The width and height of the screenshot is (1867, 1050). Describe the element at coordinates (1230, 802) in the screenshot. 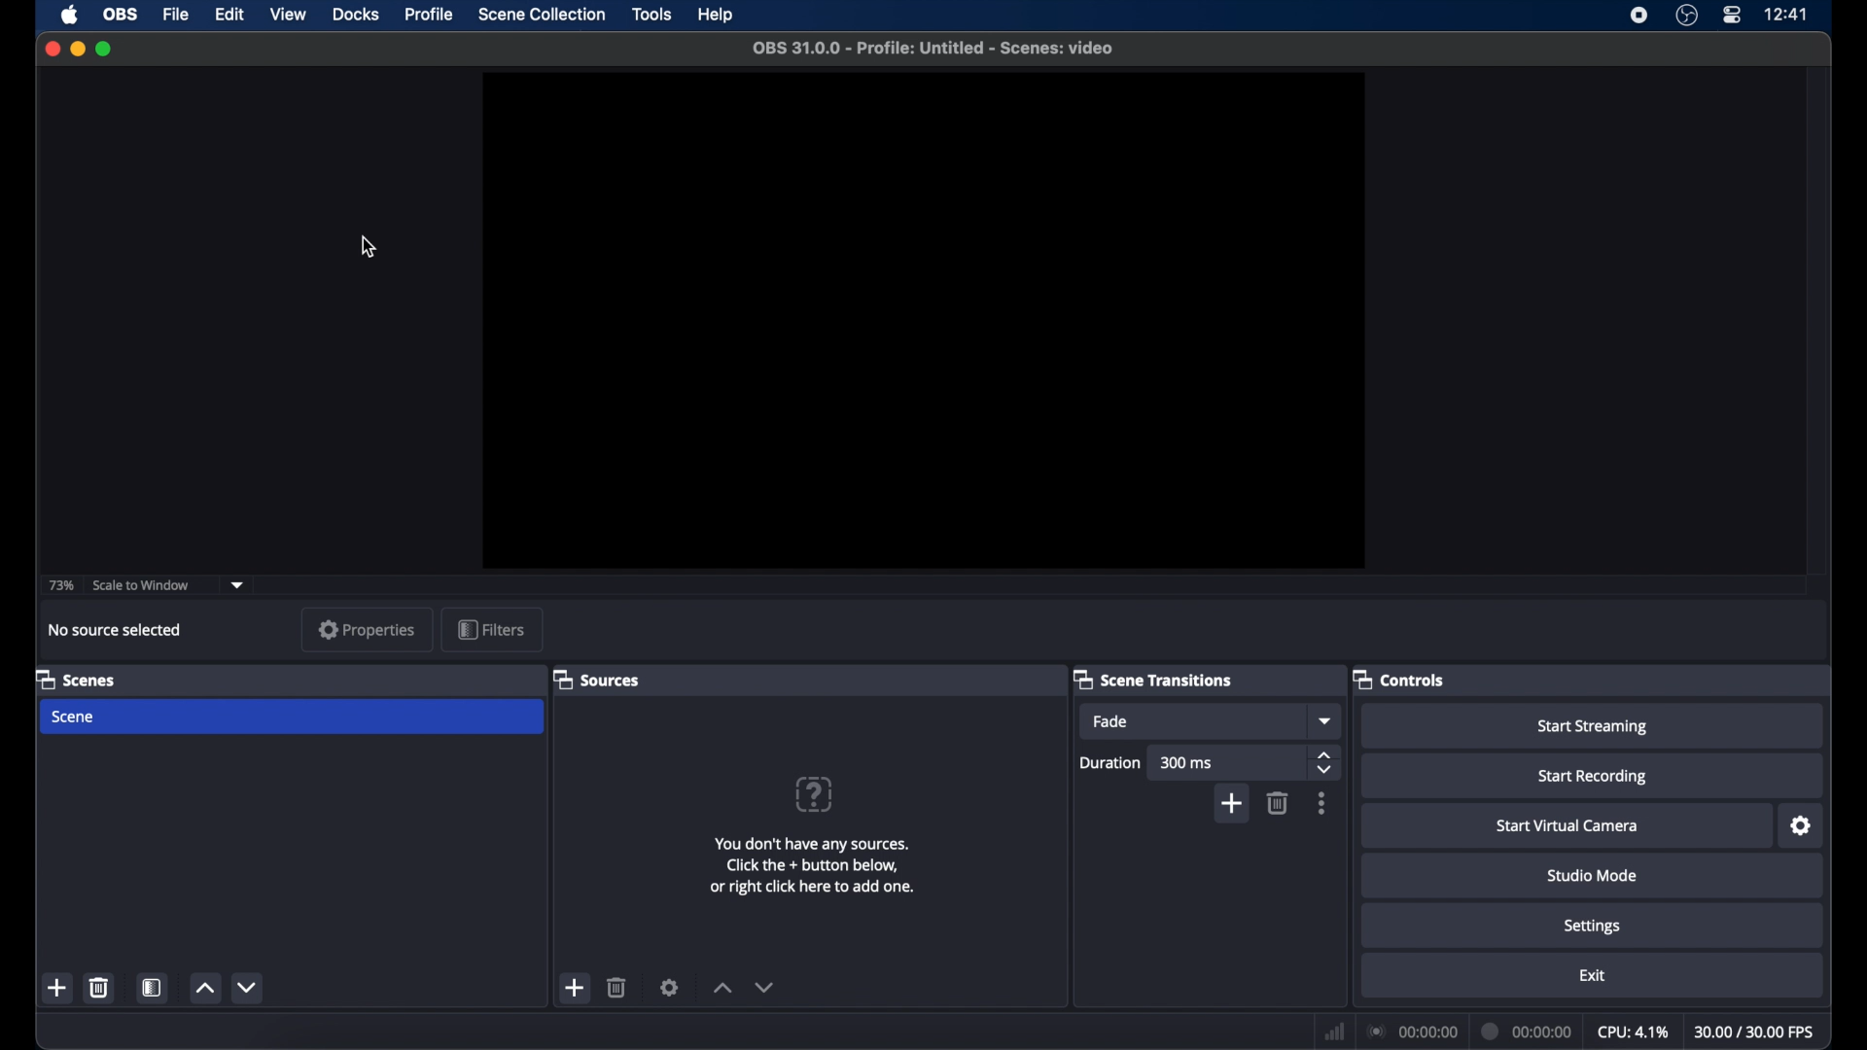

I see `add` at that location.